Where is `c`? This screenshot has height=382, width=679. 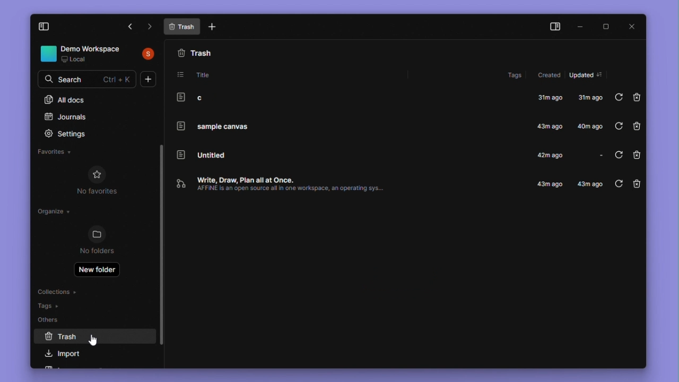 c is located at coordinates (193, 97).